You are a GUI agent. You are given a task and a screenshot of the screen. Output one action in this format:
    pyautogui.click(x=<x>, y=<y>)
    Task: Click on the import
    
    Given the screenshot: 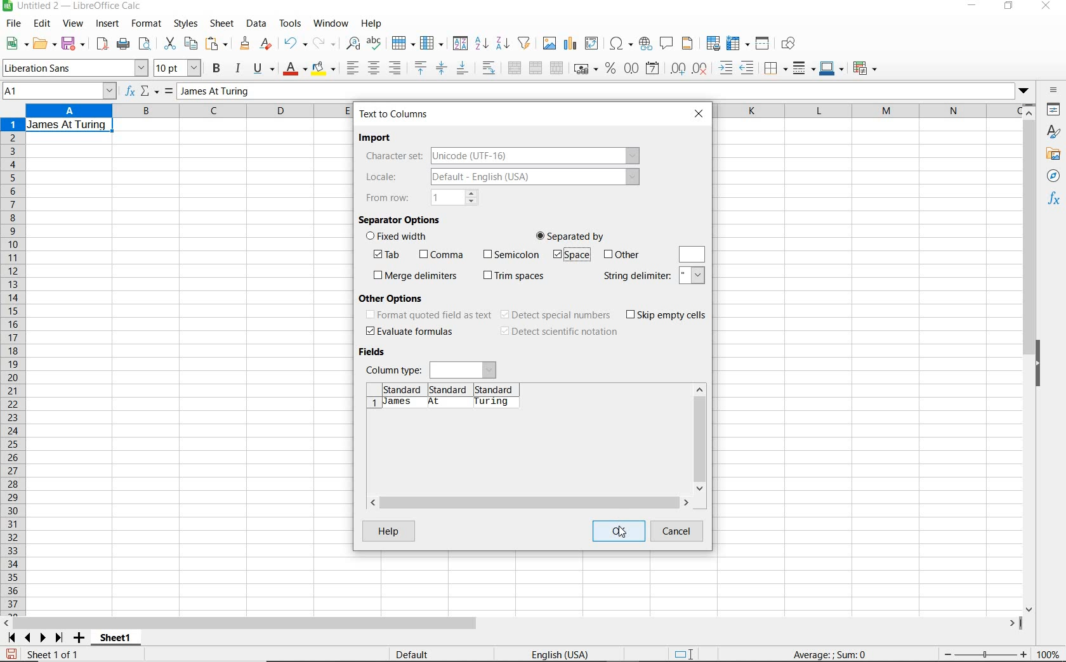 What is the action you would take?
    pyautogui.click(x=378, y=138)
    